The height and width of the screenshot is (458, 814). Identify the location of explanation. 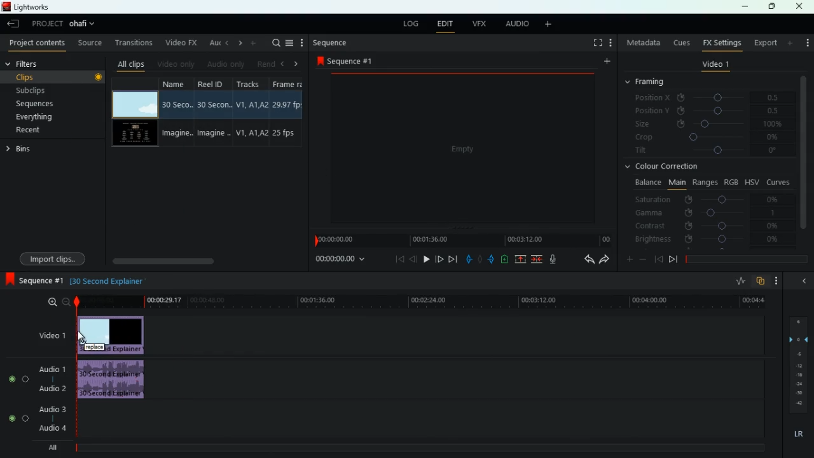
(111, 281).